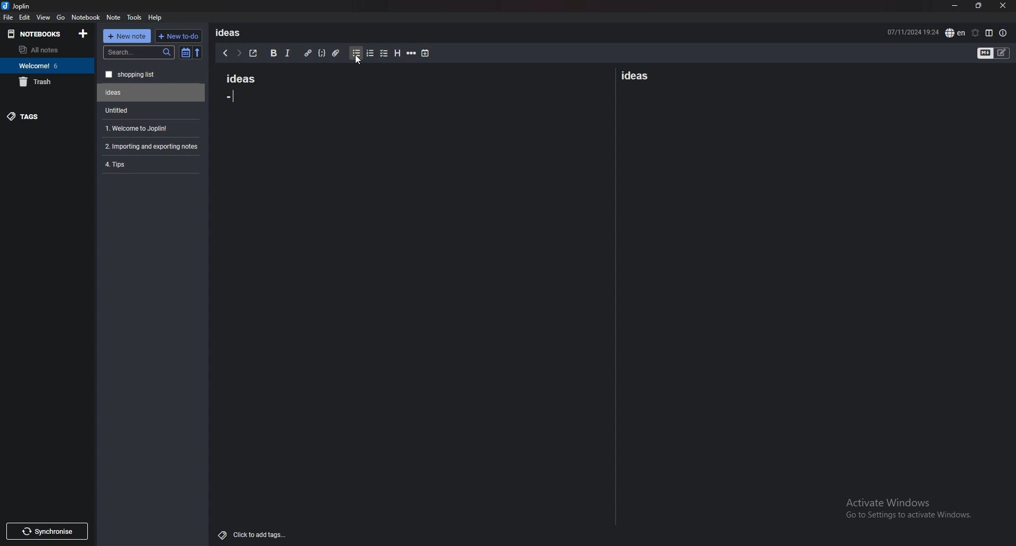 The height and width of the screenshot is (546, 1016). What do you see at coordinates (239, 53) in the screenshot?
I see `next` at bounding box center [239, 53].